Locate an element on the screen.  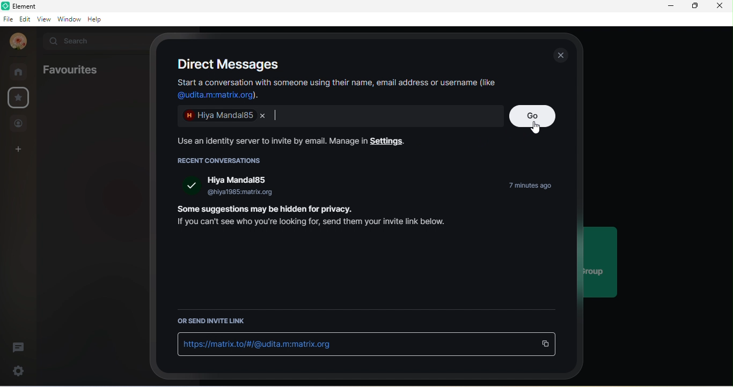
profile photo is located at coordinates (19, 42).